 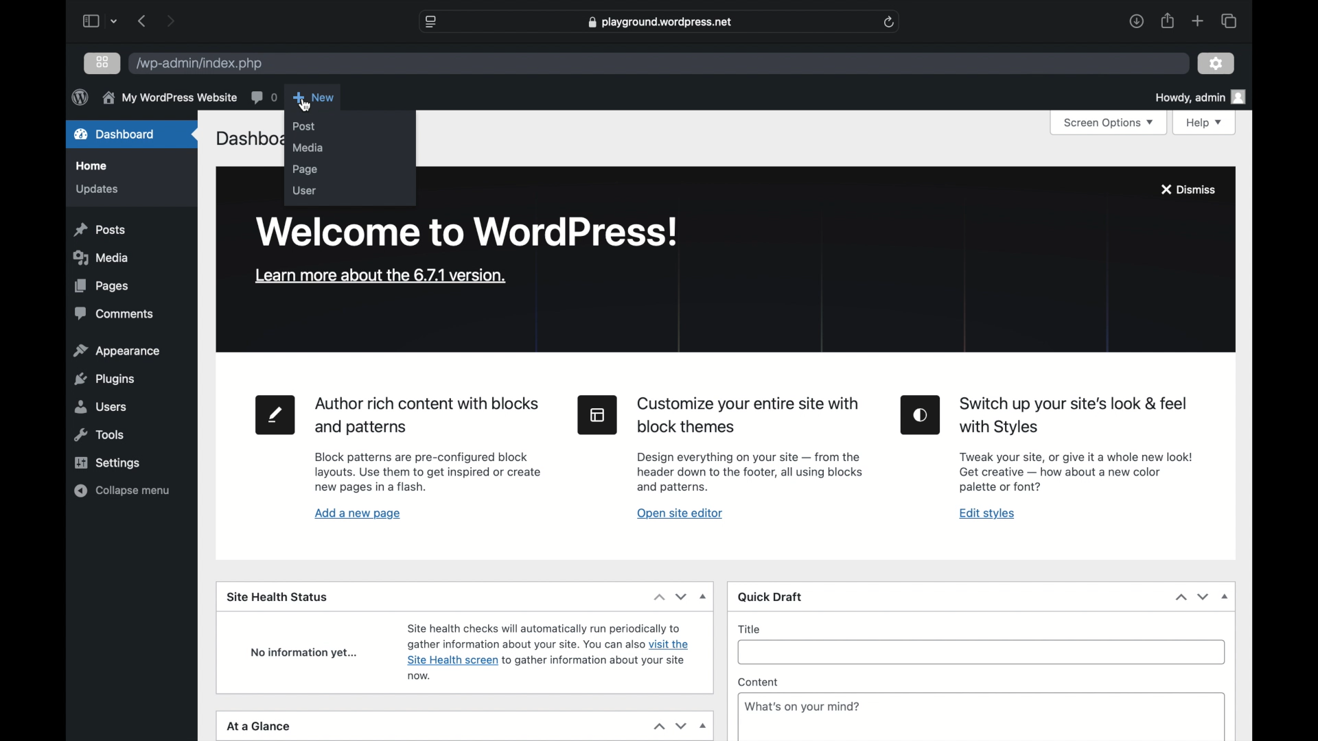 What do you see at coordinates (670, 725) in the screenshot?
I see `stepper buttons` at bounding box center [670, 725].